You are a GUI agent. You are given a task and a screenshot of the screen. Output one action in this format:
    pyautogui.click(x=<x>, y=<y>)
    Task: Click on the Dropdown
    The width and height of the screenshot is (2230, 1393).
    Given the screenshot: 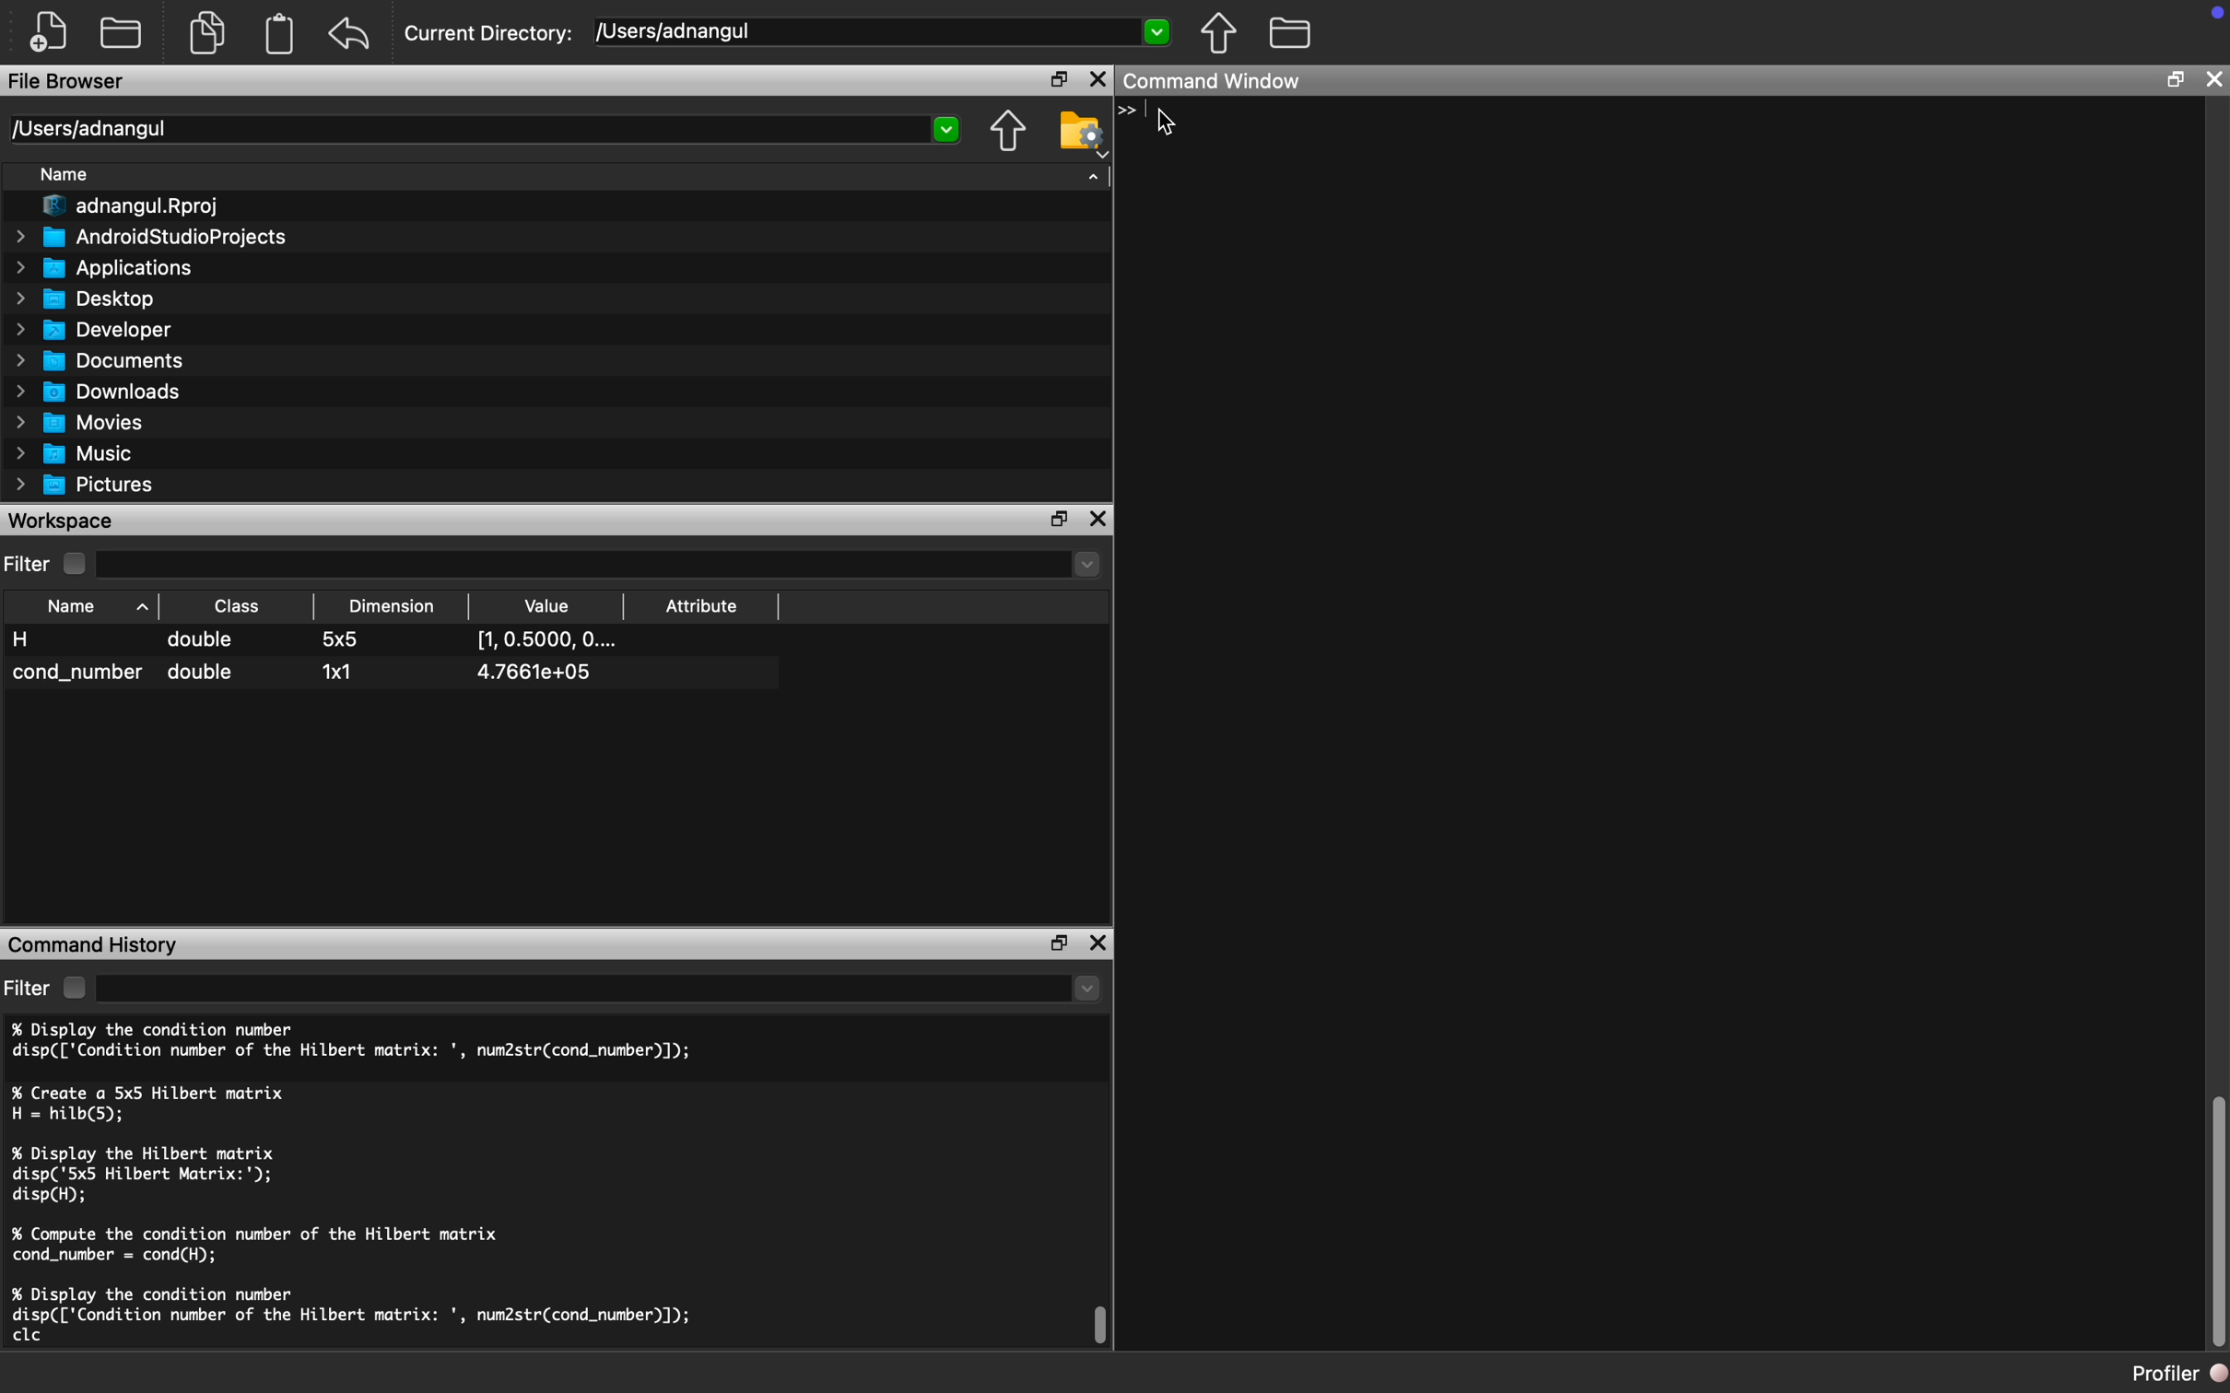 What is the action you would take?
    pyautogui.click(x=597, y=567)
    